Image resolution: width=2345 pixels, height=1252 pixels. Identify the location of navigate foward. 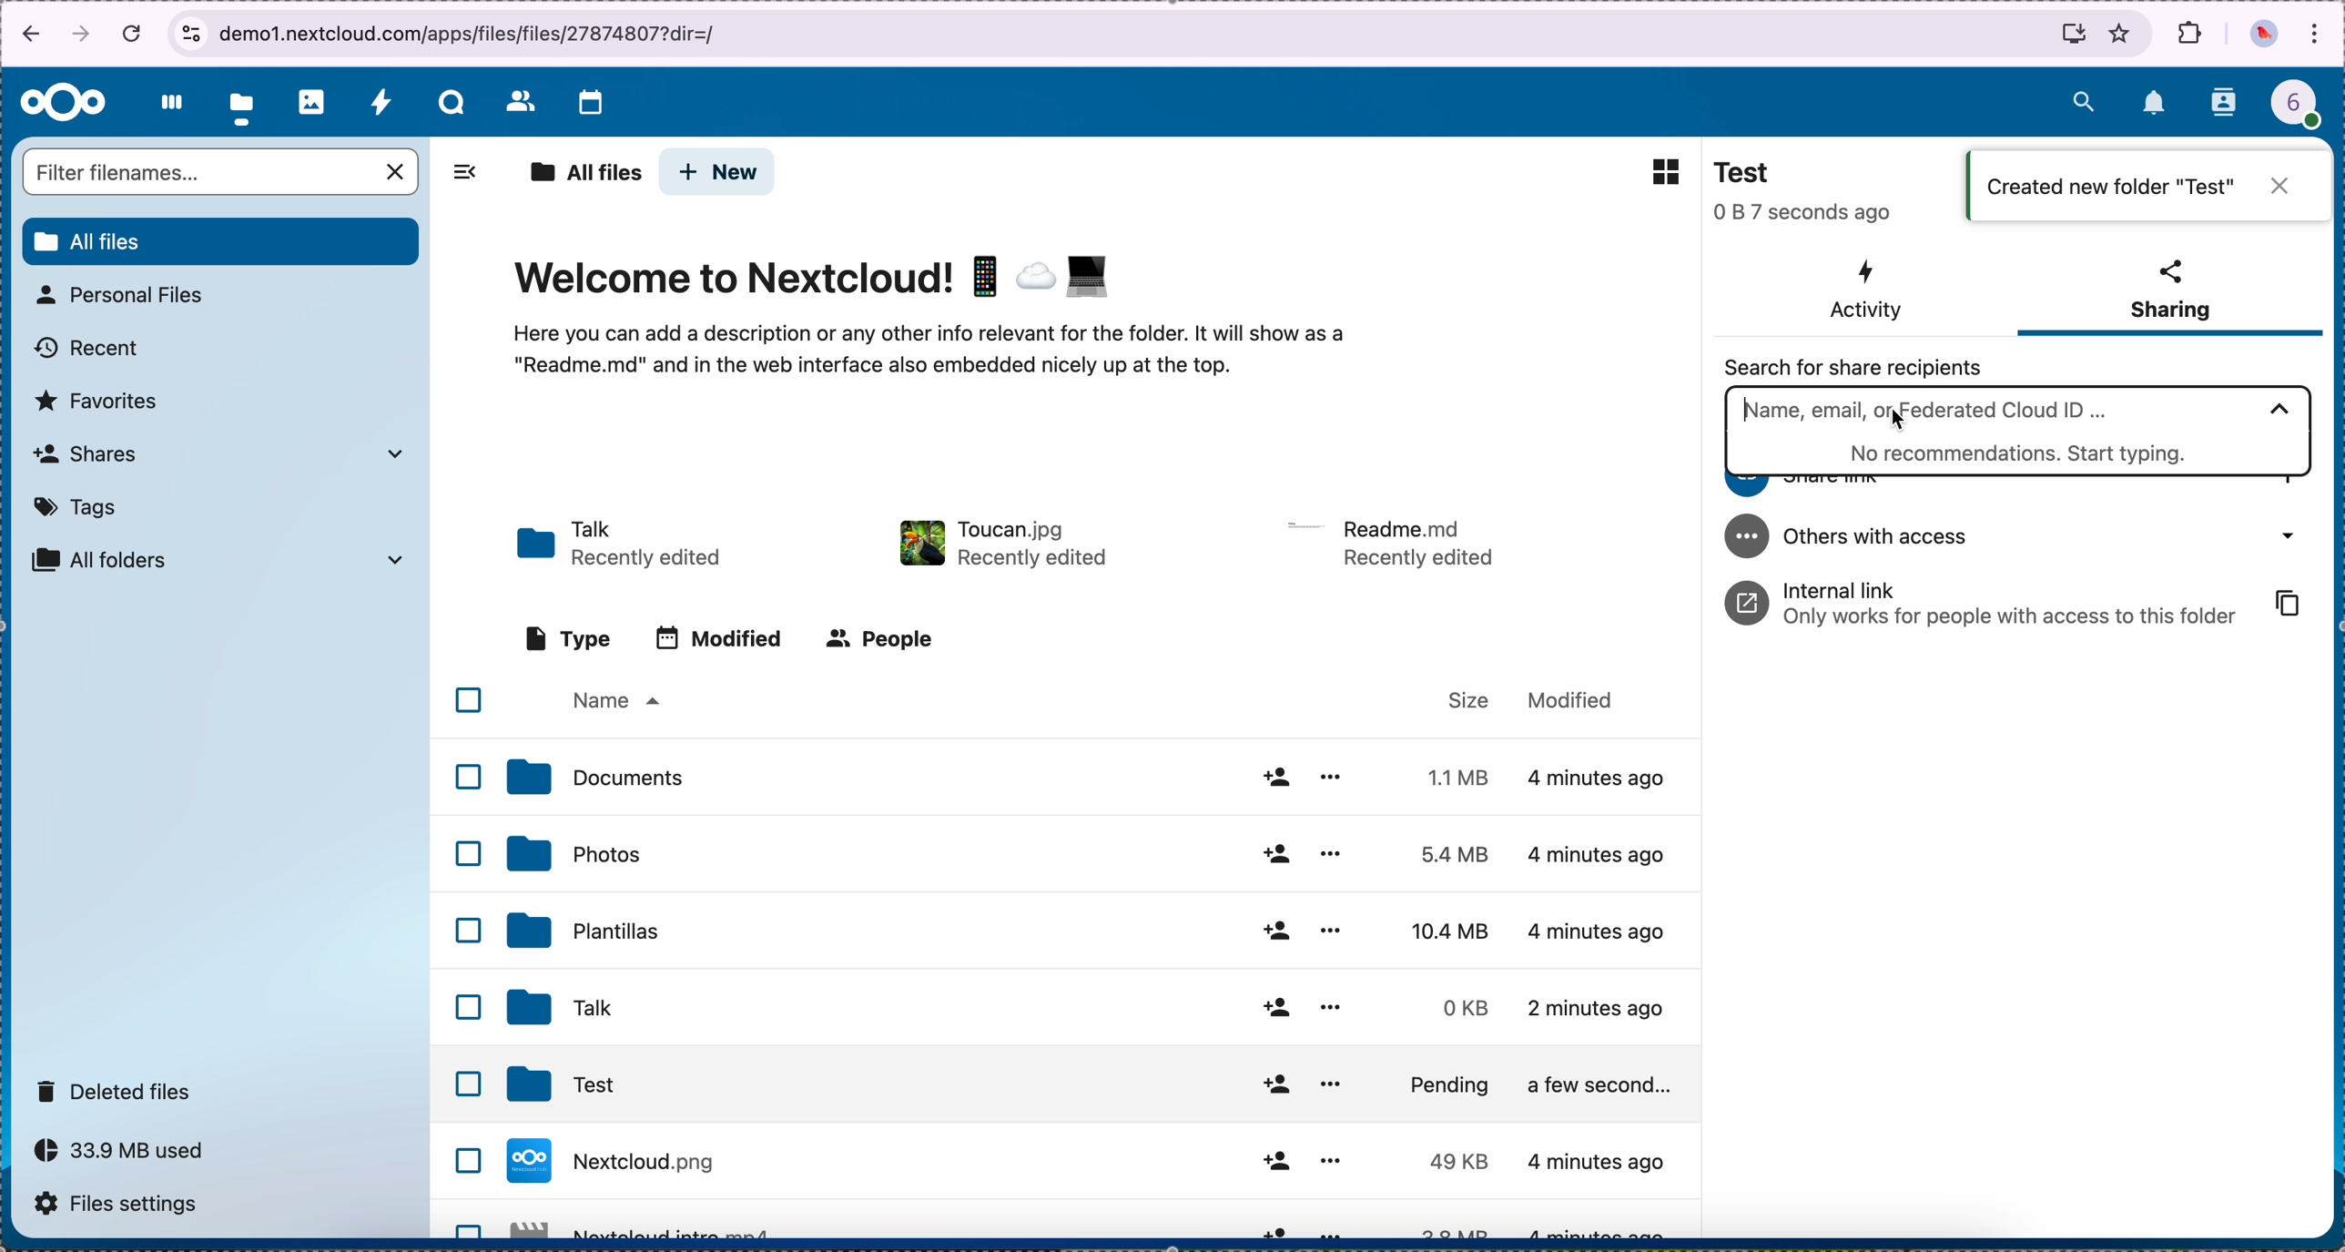
(82, 36).